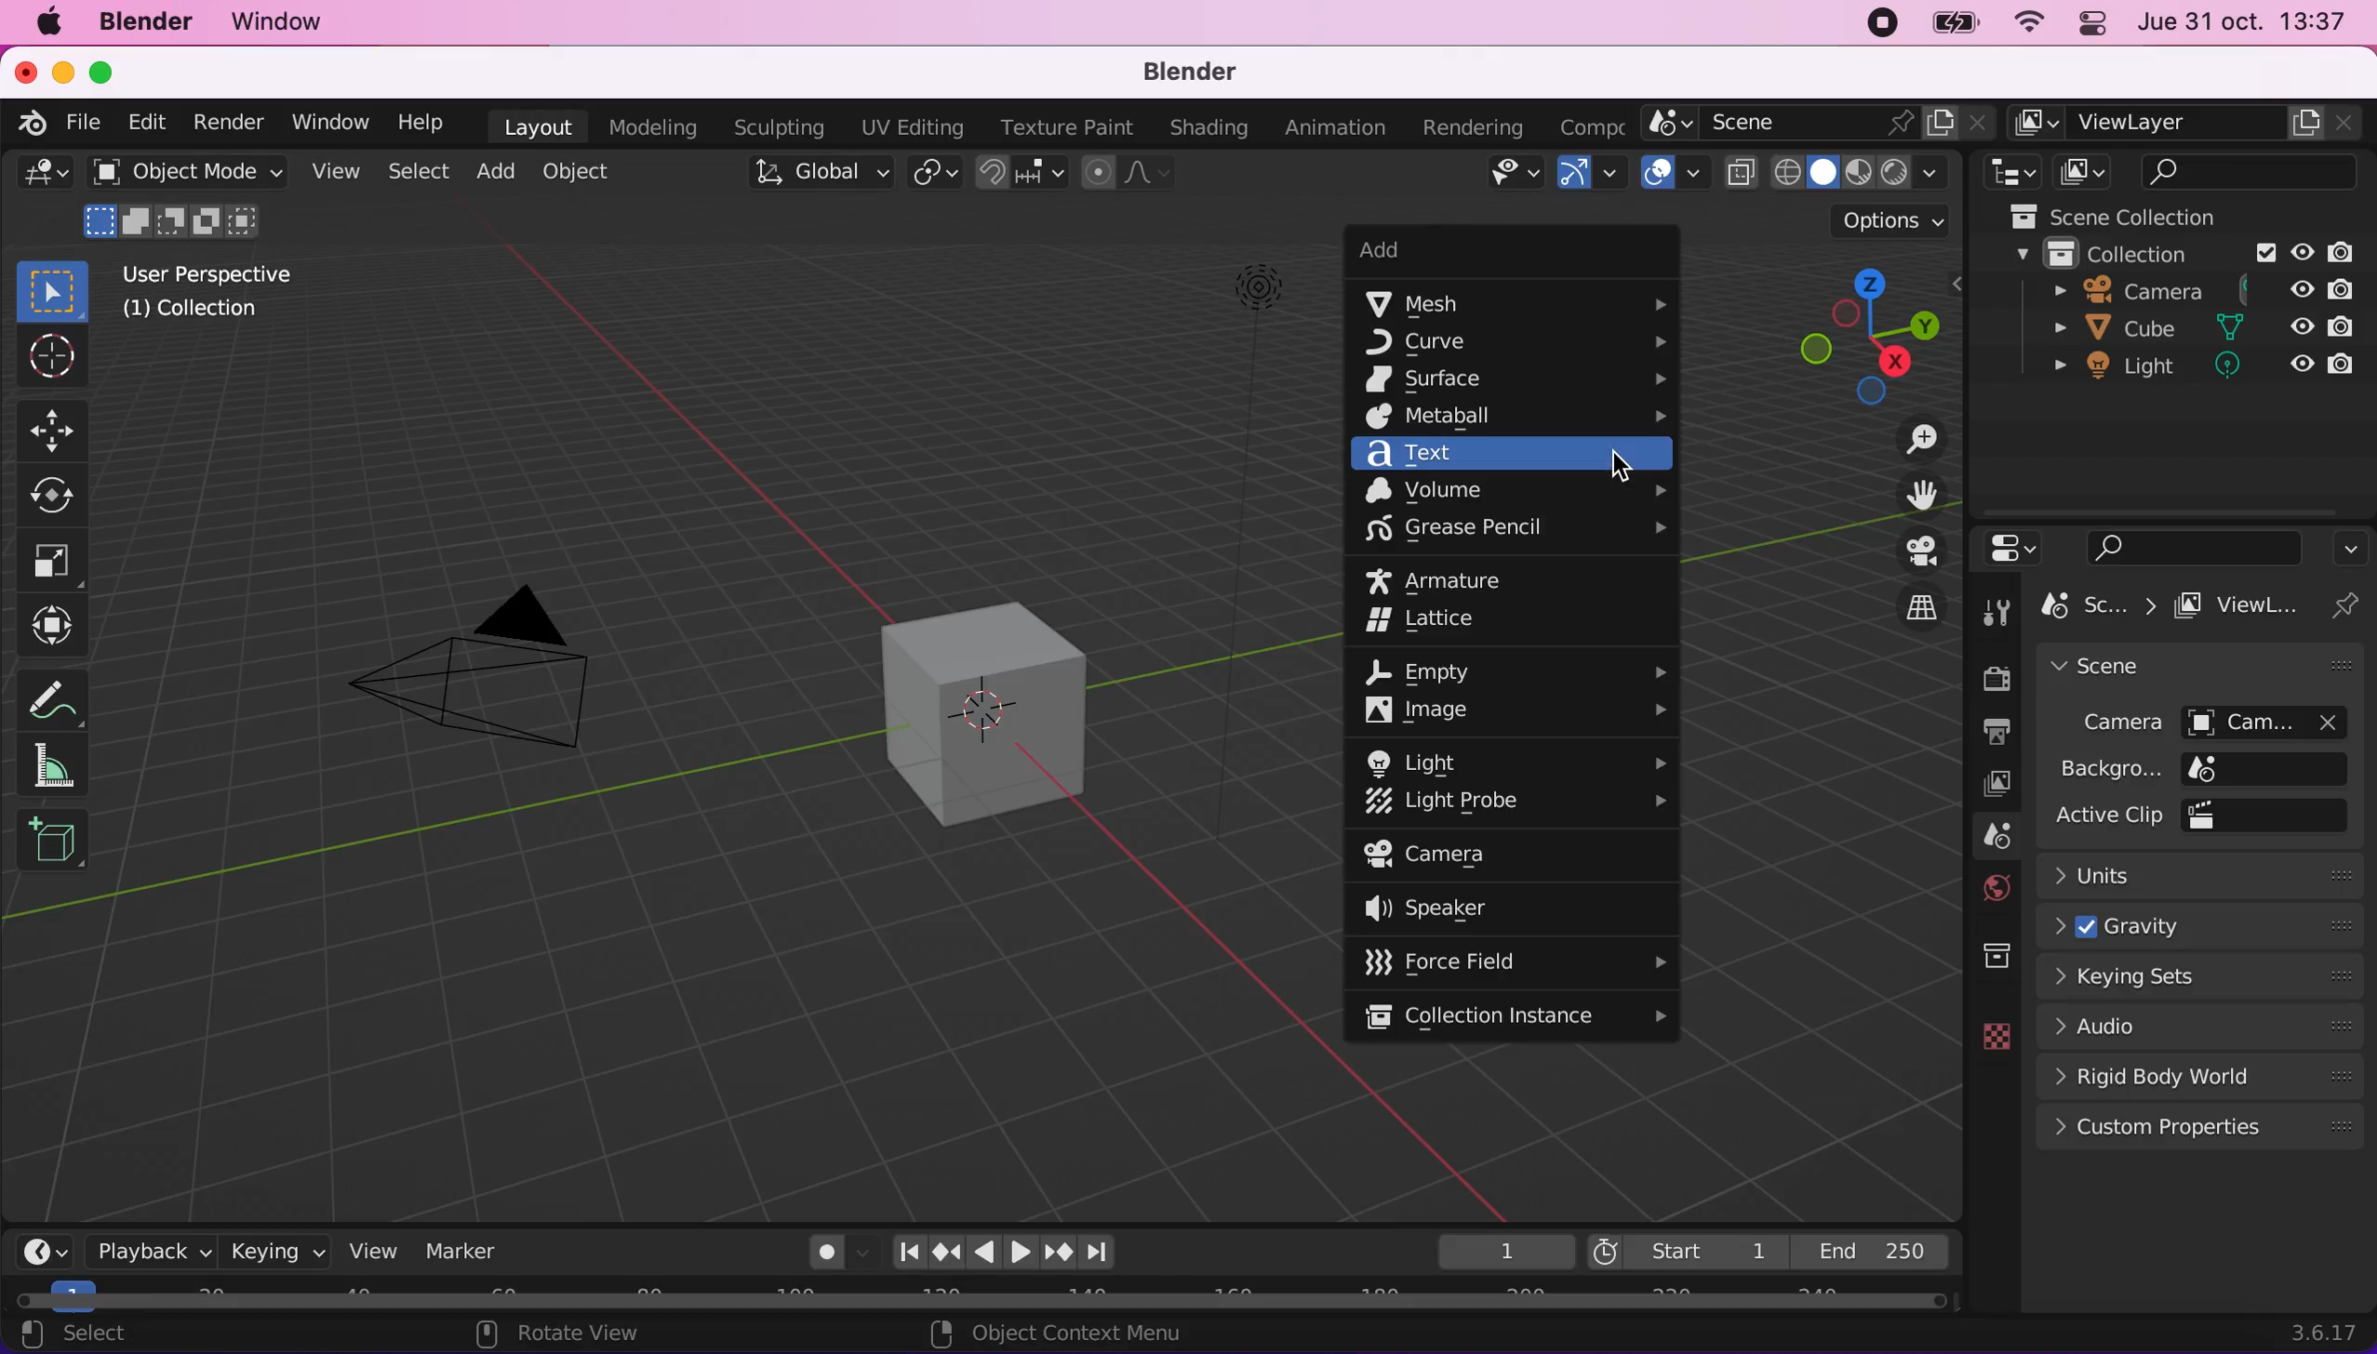  Describe the element at coordinates (1516, 340) in the screenshot. I see `curve` at that location.